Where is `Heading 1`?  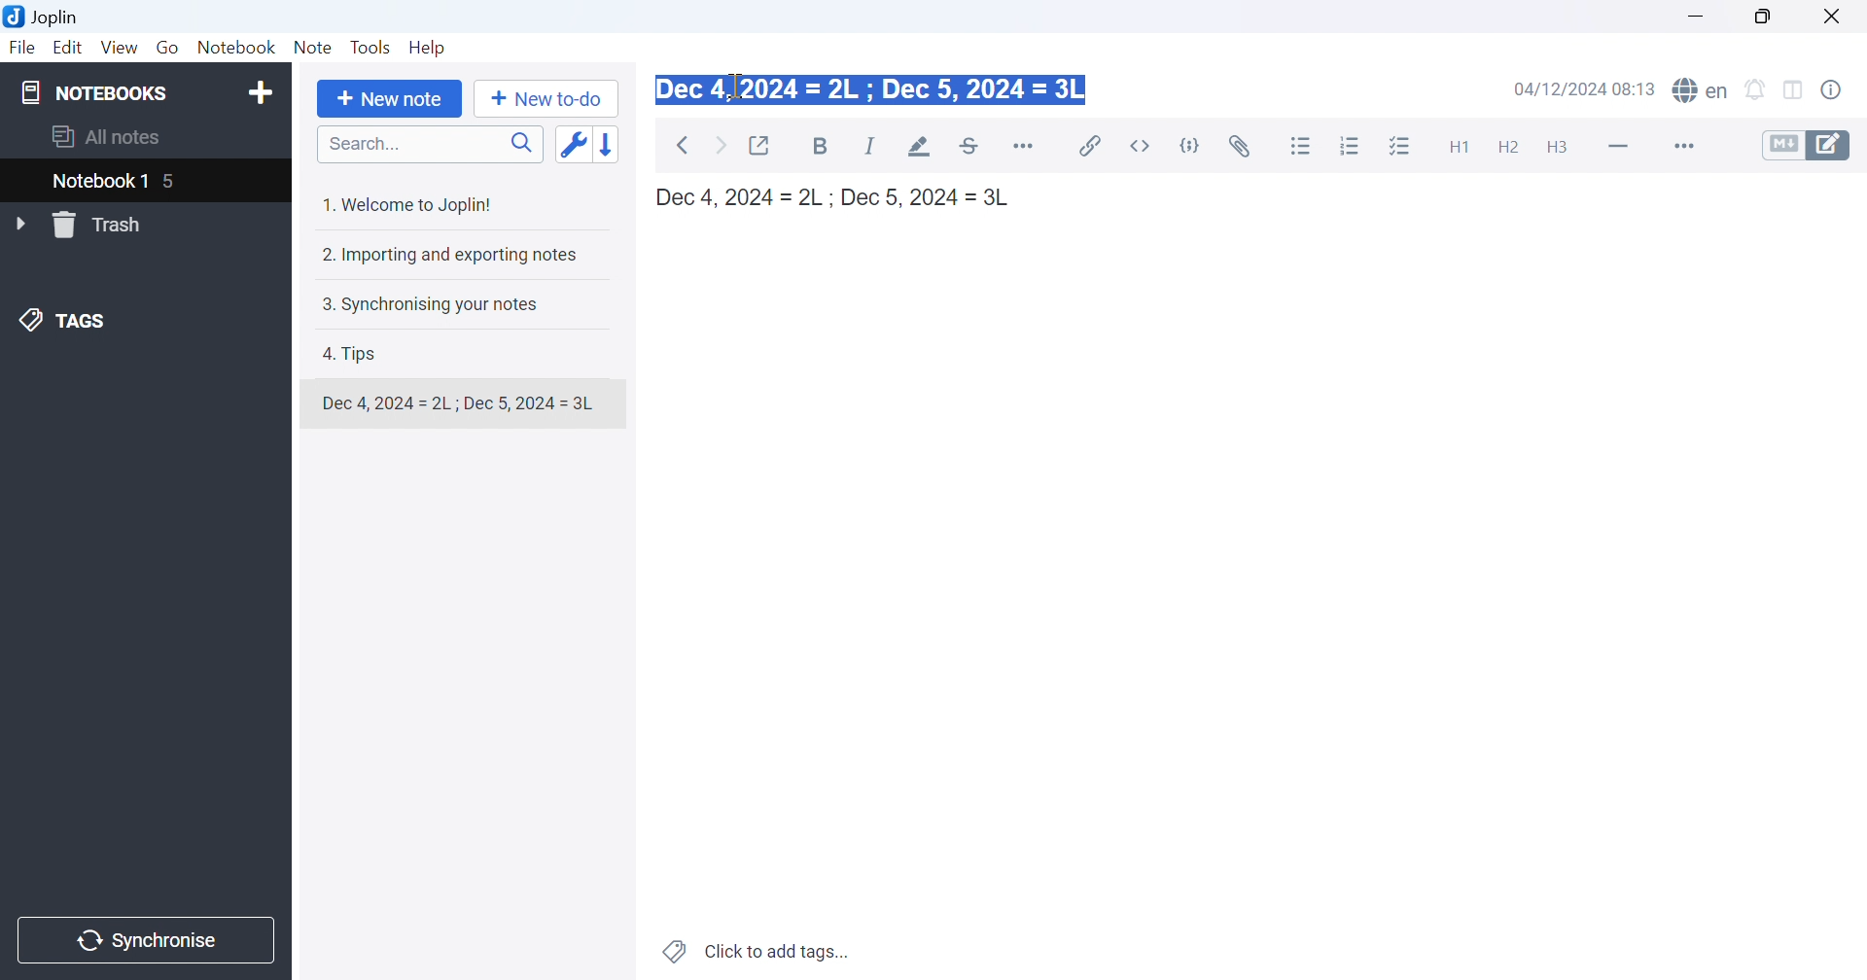
Heading 1 is located at coordinates (1458, 146).